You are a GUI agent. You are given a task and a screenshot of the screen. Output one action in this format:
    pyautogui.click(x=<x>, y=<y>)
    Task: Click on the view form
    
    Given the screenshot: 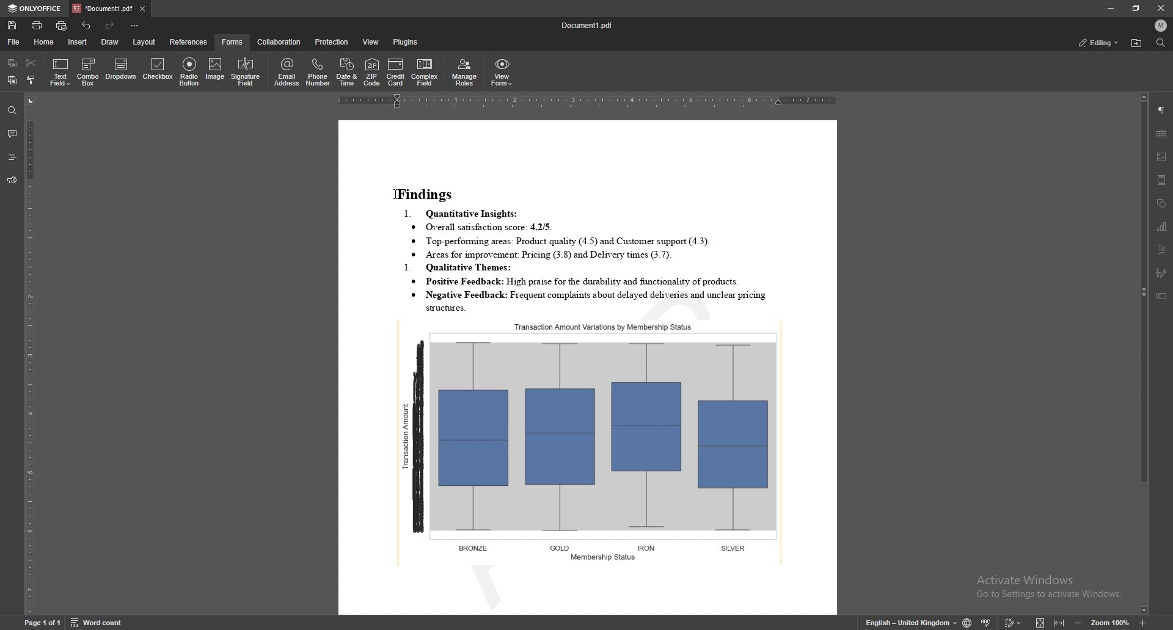 What is the action you would take?
    pyautogui.click(x=502, y=73)
    